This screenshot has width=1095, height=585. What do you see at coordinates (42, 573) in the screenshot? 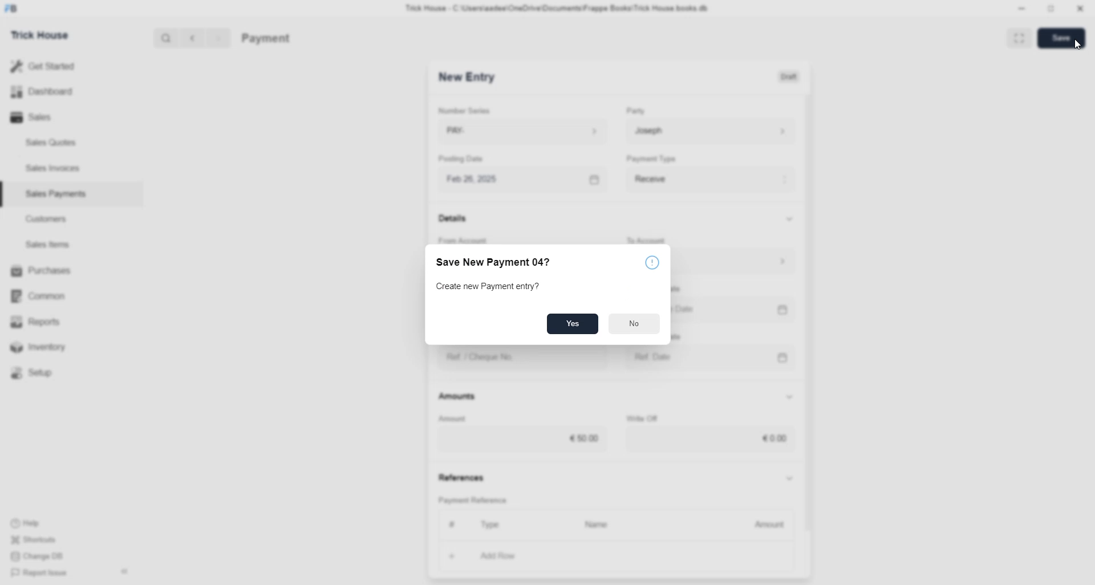
I see `Report Issue` at bounding box center [42, 573].